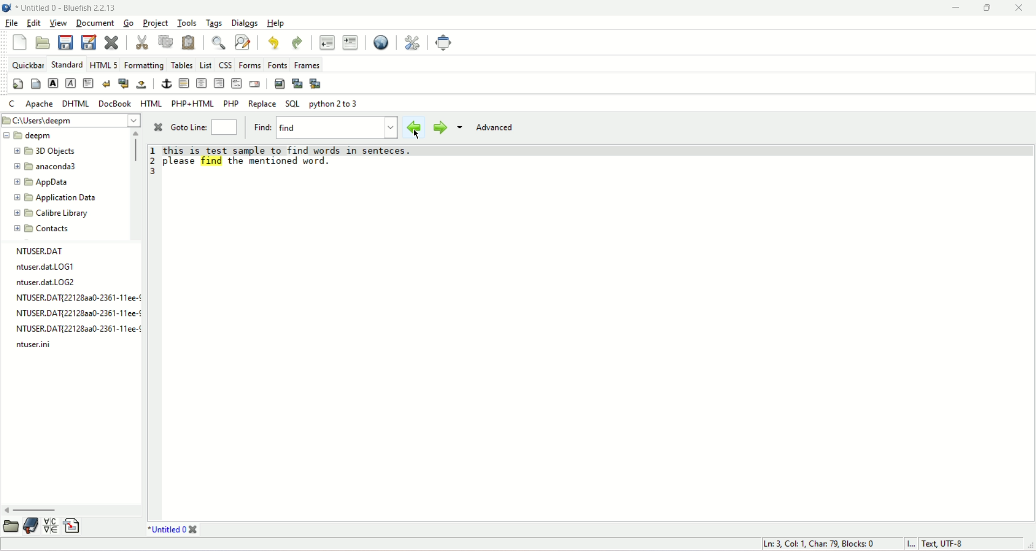  What do you see at coordinates (65, 42) in the screenshot?
I see `save current file` at bounding box center [65, 42].